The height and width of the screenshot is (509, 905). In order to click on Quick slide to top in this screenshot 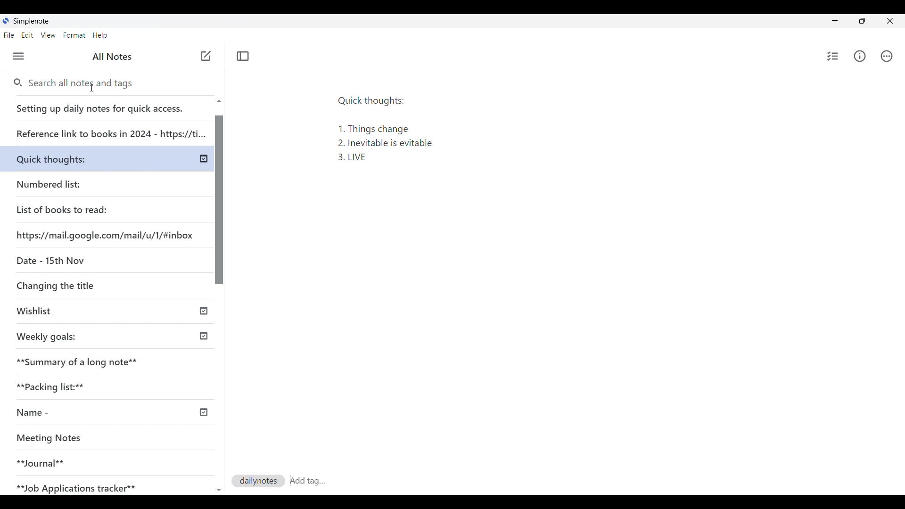, I will do `click(219, 490)`.